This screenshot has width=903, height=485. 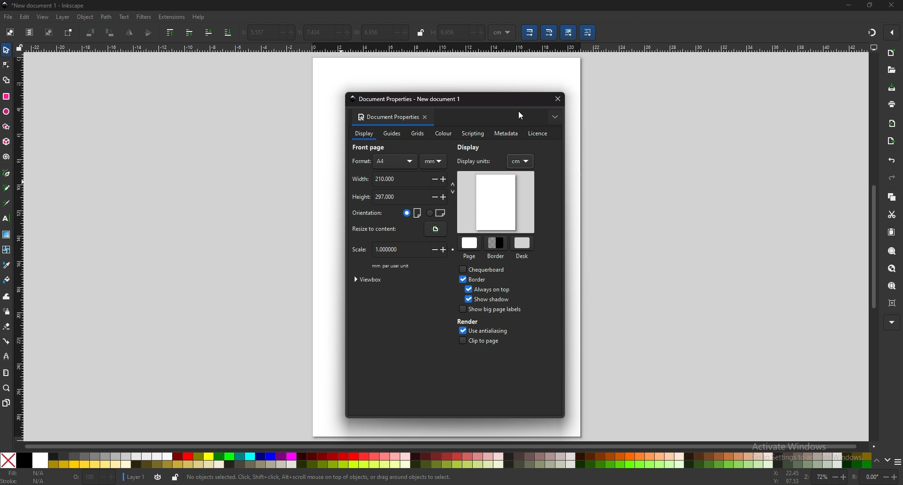 I want to click on toggle selection box, so click(x=69, y=32).